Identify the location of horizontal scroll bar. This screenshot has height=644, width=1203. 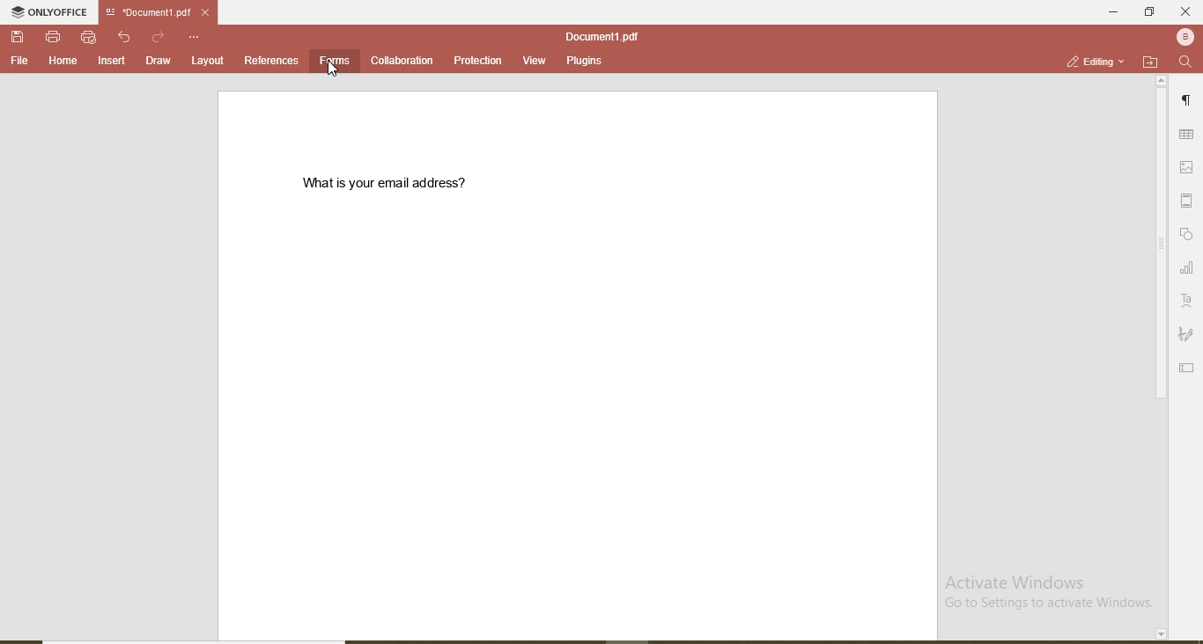
(207, 639).